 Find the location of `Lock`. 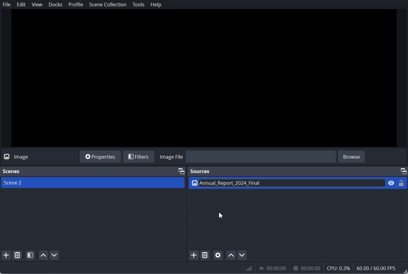

Lock is located at coordinates (401, 183).